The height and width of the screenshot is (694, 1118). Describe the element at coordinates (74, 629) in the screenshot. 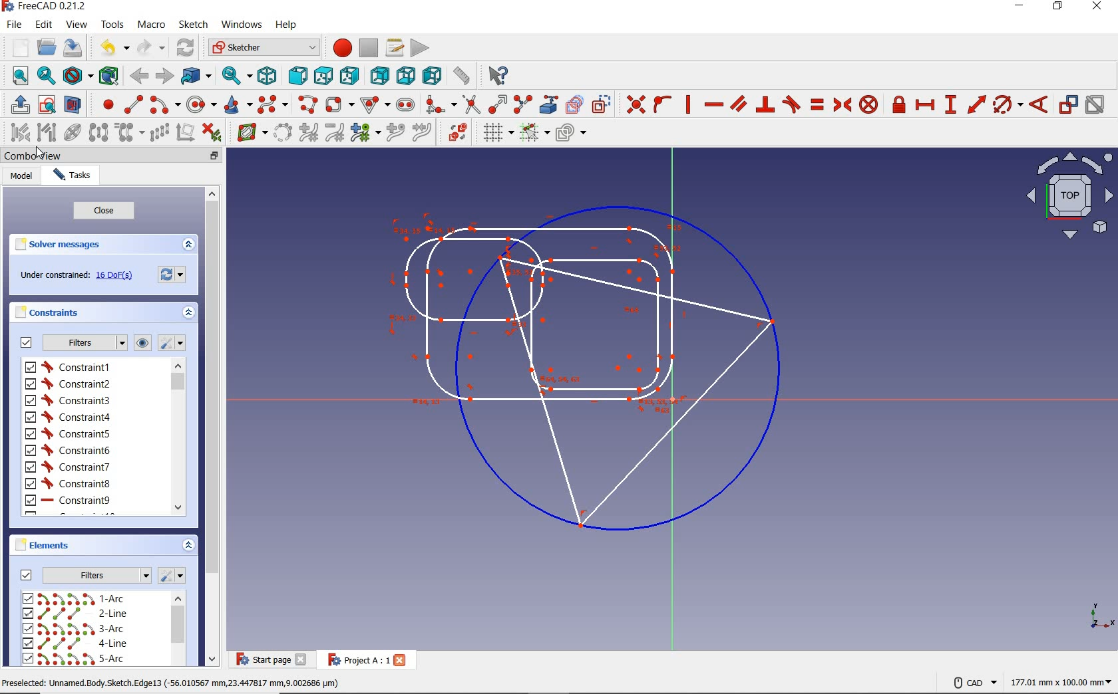

I see `3-arc` at that location.